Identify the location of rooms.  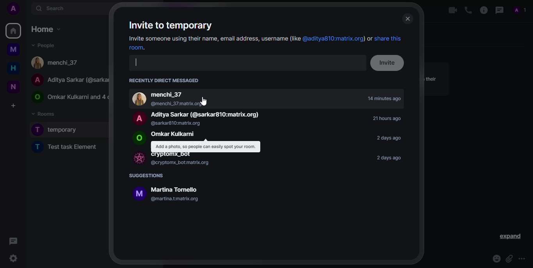
(45, 113).